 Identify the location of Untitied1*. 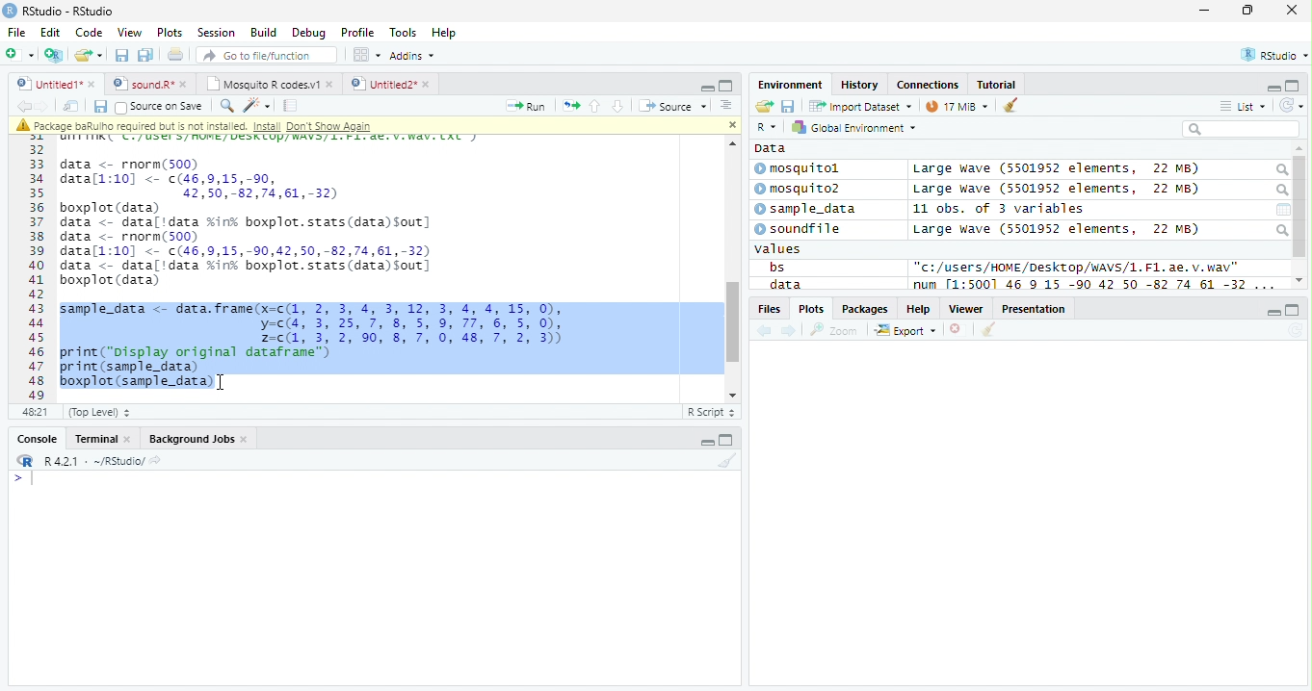
(56, 84).